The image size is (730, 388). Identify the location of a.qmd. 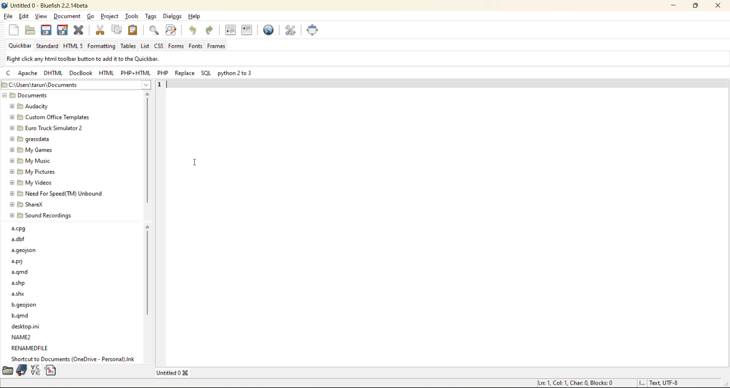
(22, 273).